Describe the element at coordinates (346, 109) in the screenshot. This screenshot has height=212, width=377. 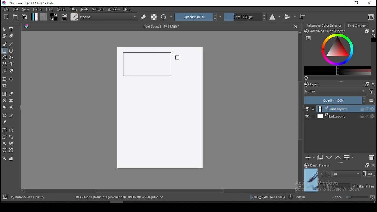
I see `layer` at that location.